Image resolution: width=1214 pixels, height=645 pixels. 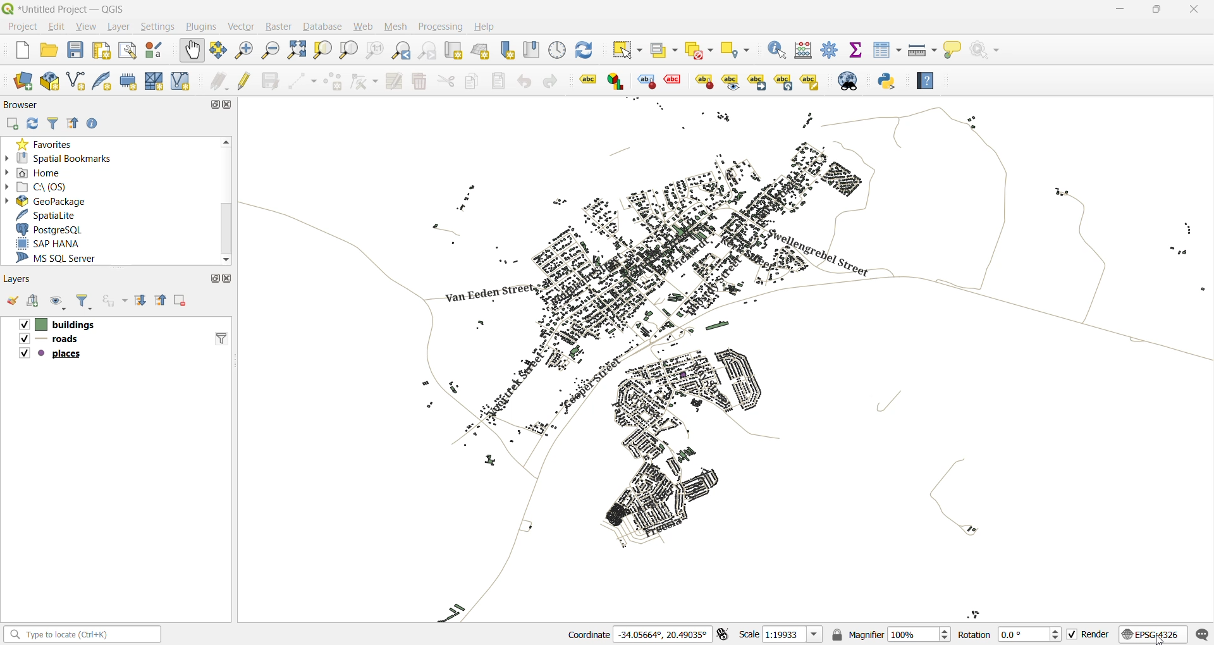 I want to click on database, so click(x=322, y=27).